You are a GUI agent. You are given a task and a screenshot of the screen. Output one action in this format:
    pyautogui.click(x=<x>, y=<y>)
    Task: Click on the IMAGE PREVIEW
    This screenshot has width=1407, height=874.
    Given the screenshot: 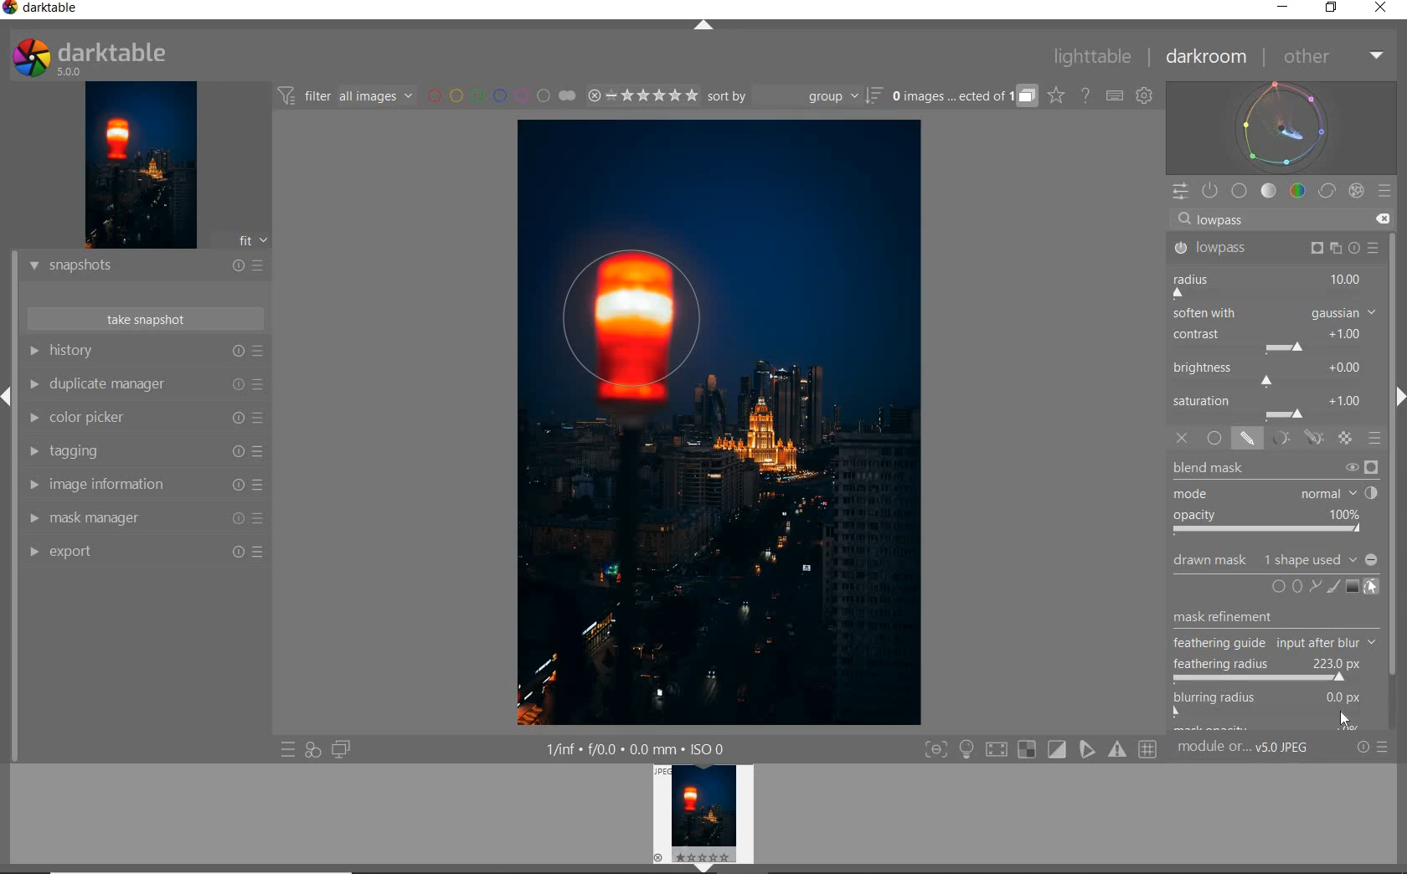 What is the action you would take?
    pyautogui.click(x=141, y=164)
    